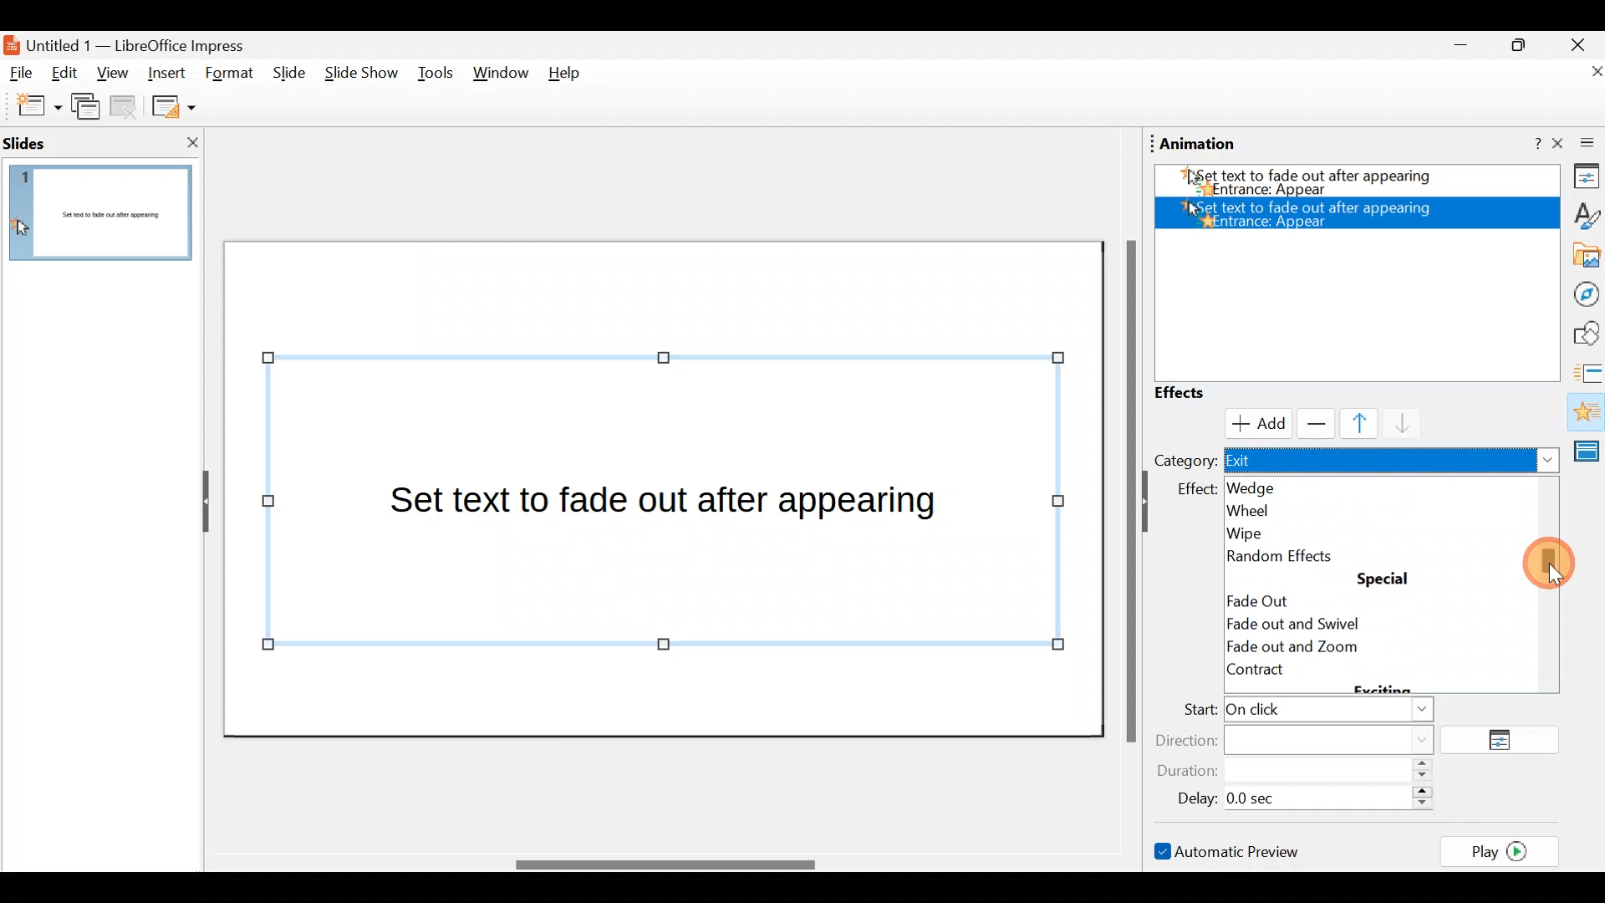  What do you see at coordinates (1312, 423) in the screenshot?
I see `Remove effect` at bounding box center [1312, 423].